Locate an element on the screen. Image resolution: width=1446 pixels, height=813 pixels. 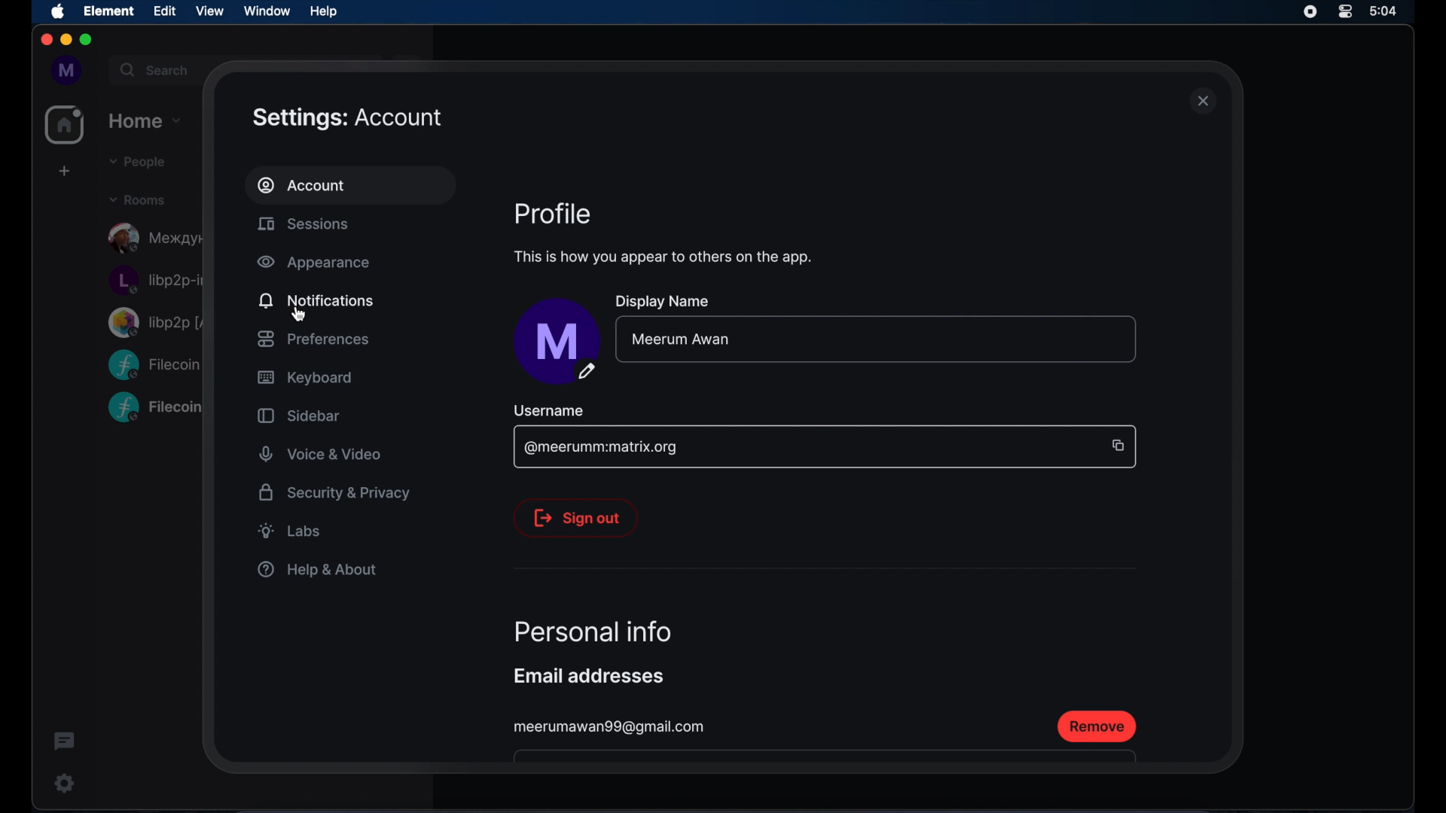
labs is located at coordinates (290, 531).